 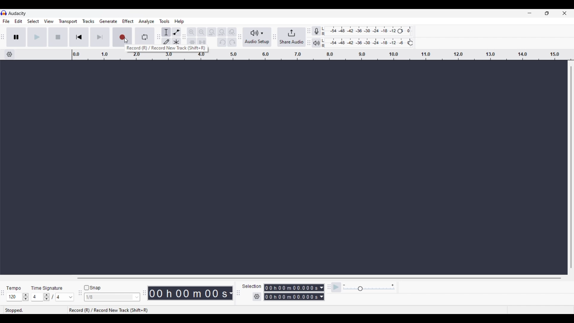 What do you see at coordinates (176, 42) in the screenshot?
I see `Multi-tool` at bounding box center [176, 42].